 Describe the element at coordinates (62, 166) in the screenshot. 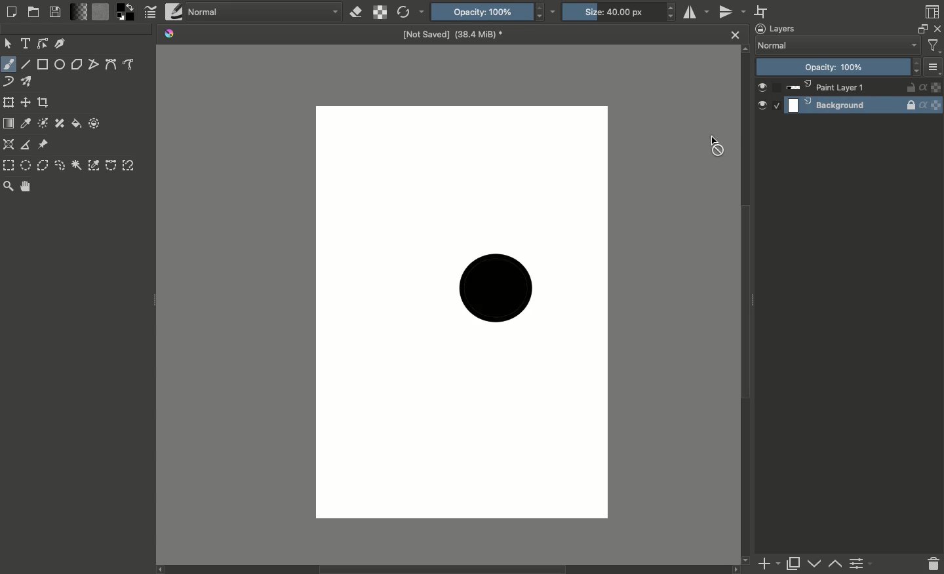

I see `Freehand selection tool` at that location.